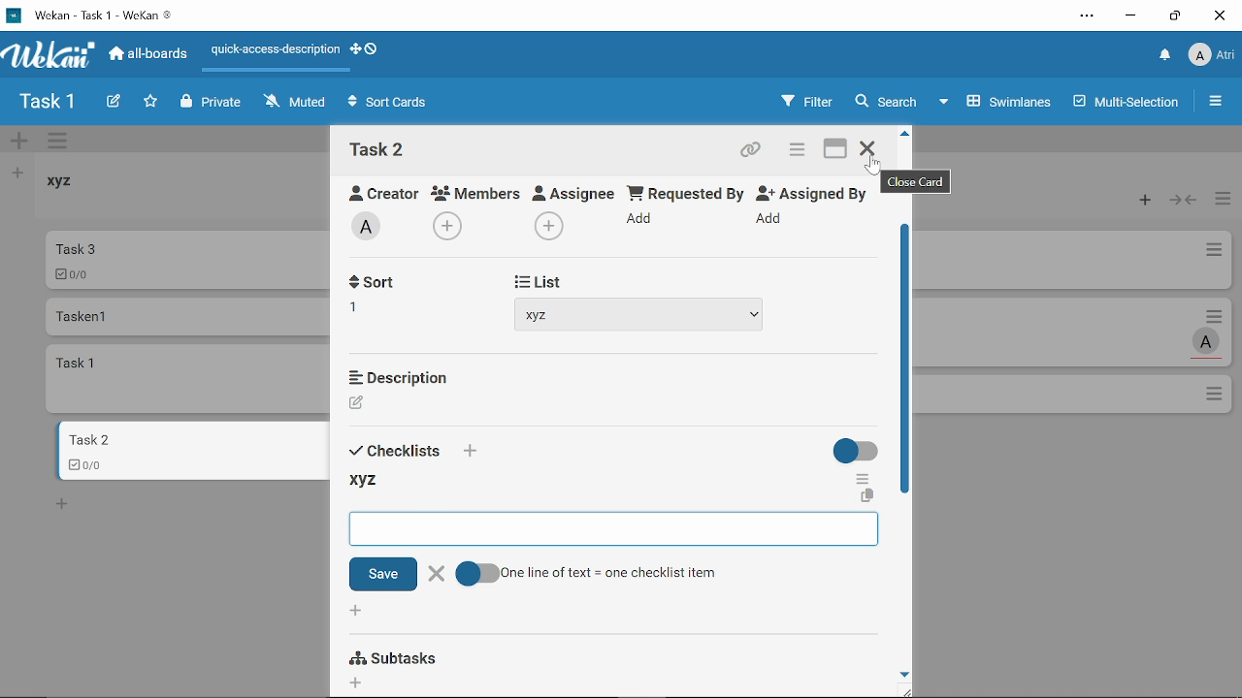  I want to click on Add, so click(450, 224).